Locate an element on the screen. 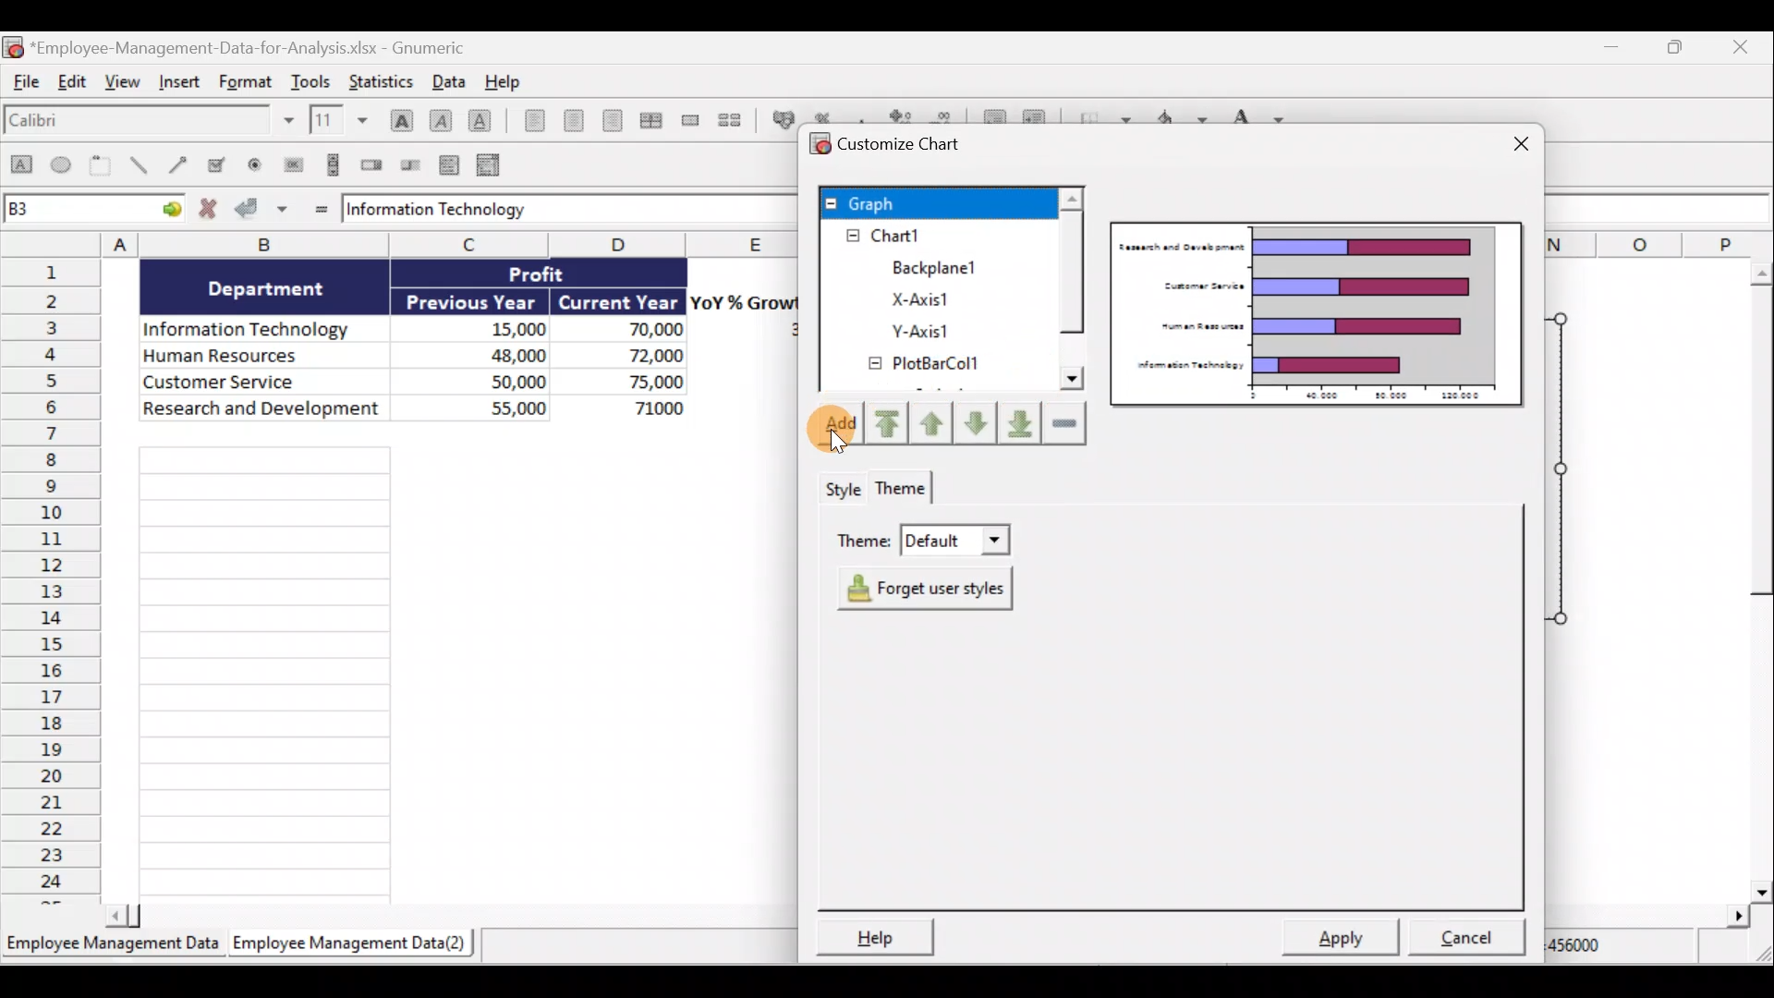 Image resolution: width=1774 pixels, height=998 pixels. cursor is located at coordinates (836, 441).